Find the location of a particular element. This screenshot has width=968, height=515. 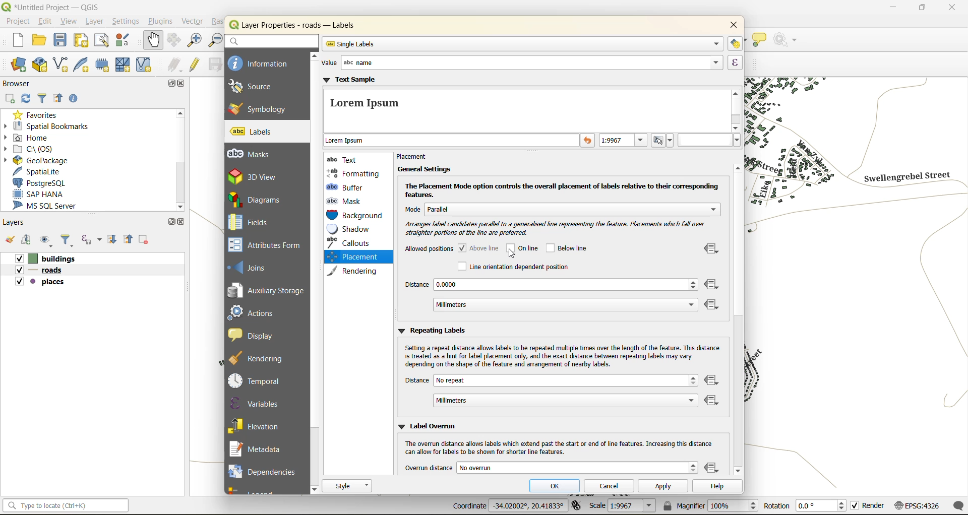

roads layer is located at coordinates (43, 271).